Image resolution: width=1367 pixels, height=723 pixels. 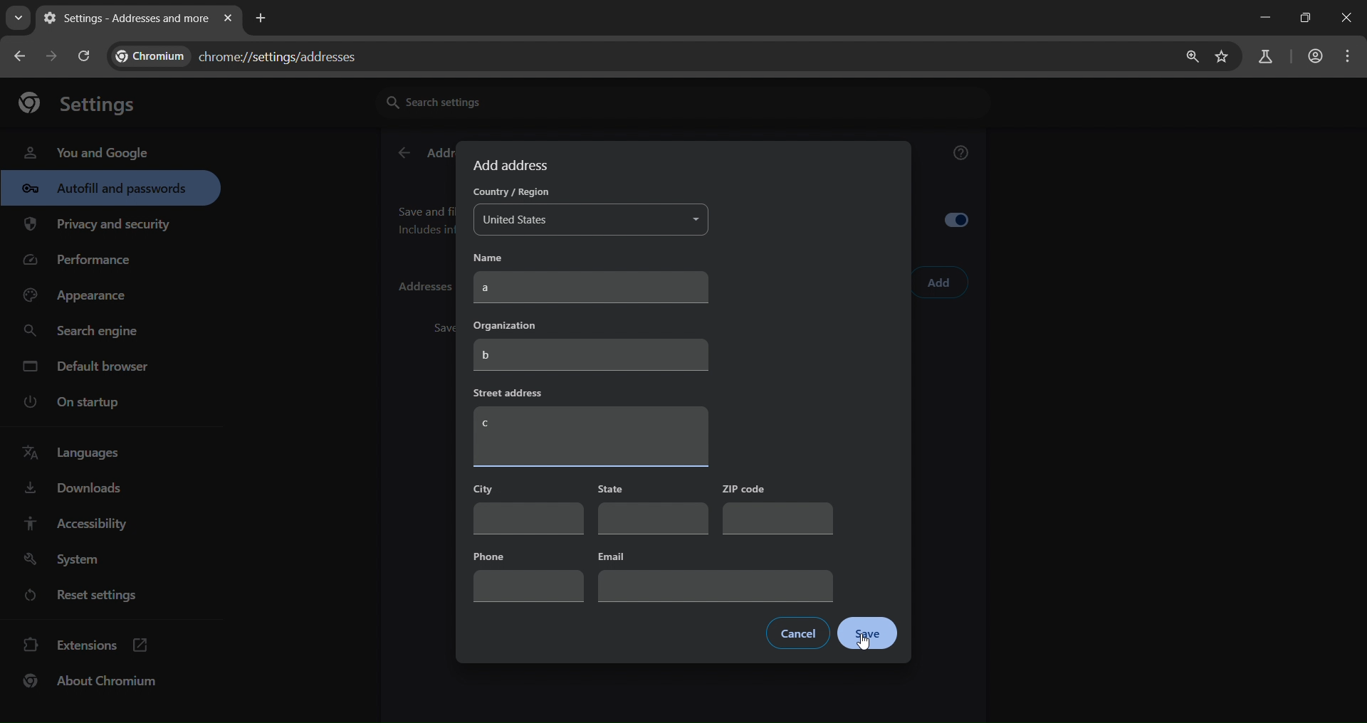 I want to click on state, so click(x=651, y=510).